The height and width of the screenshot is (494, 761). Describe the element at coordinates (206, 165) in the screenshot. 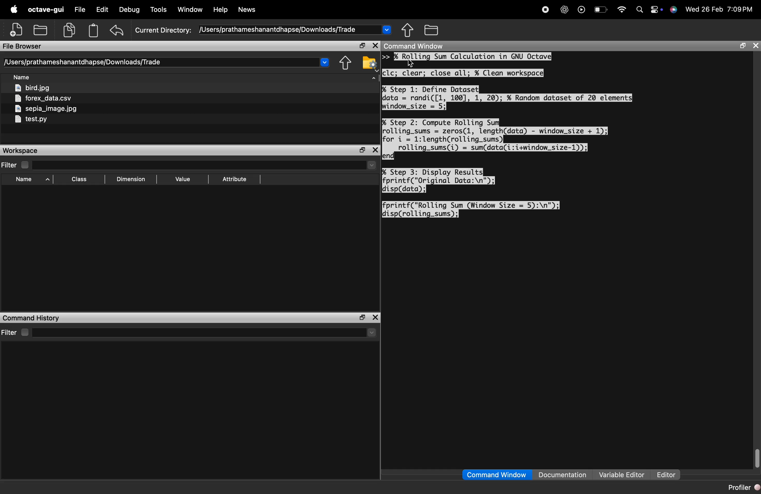

I see `select directory ` at that location.